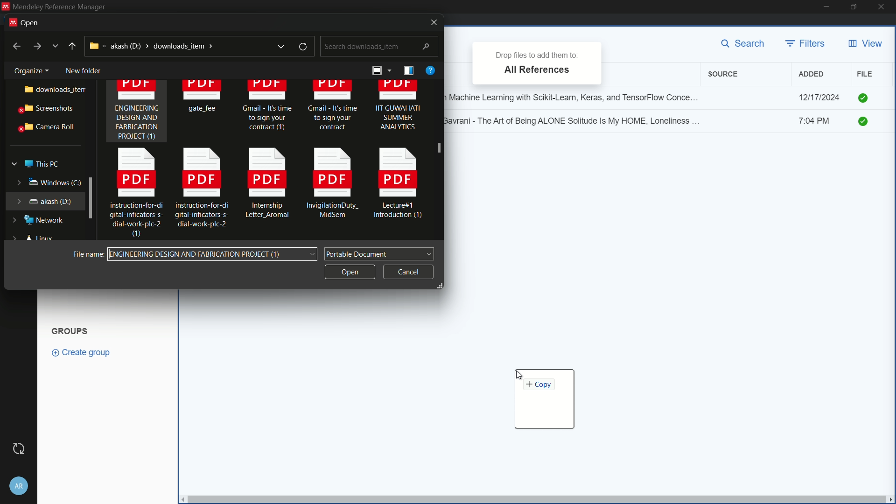 This screenshot has width=896, height=504. I want to click on this pc, so click(41, 162).